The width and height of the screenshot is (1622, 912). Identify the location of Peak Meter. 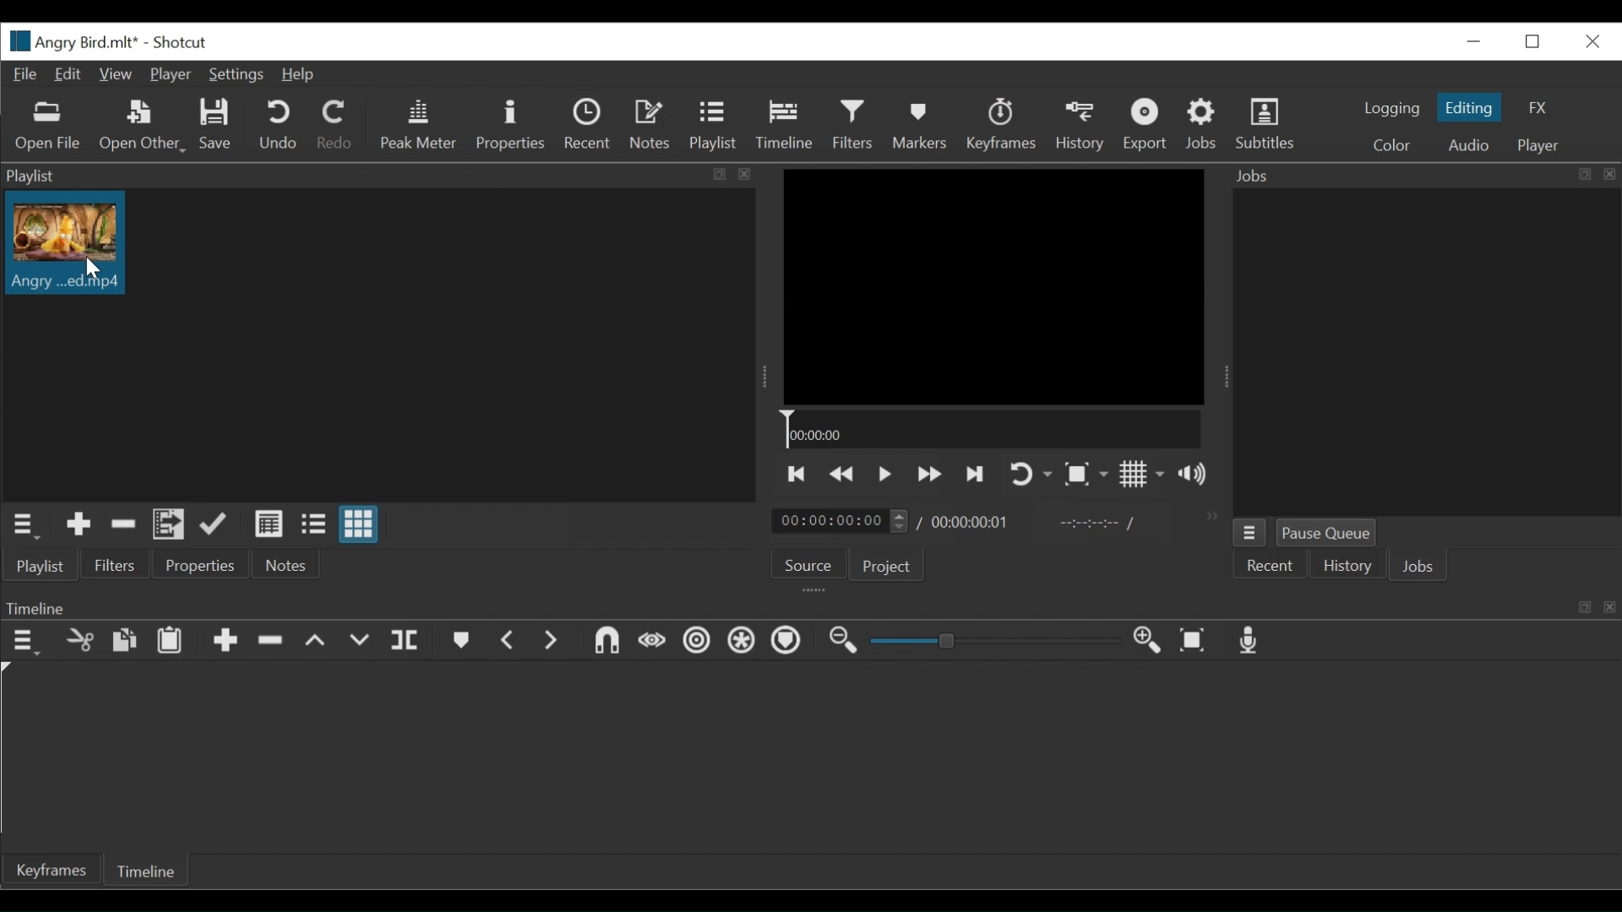
(419, 127).